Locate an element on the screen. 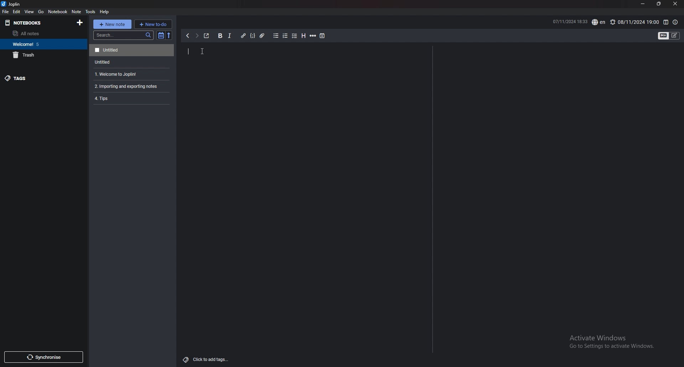 The width and height of the screenshot is (684, 367). numbered list is located at coordinates (285, 36).